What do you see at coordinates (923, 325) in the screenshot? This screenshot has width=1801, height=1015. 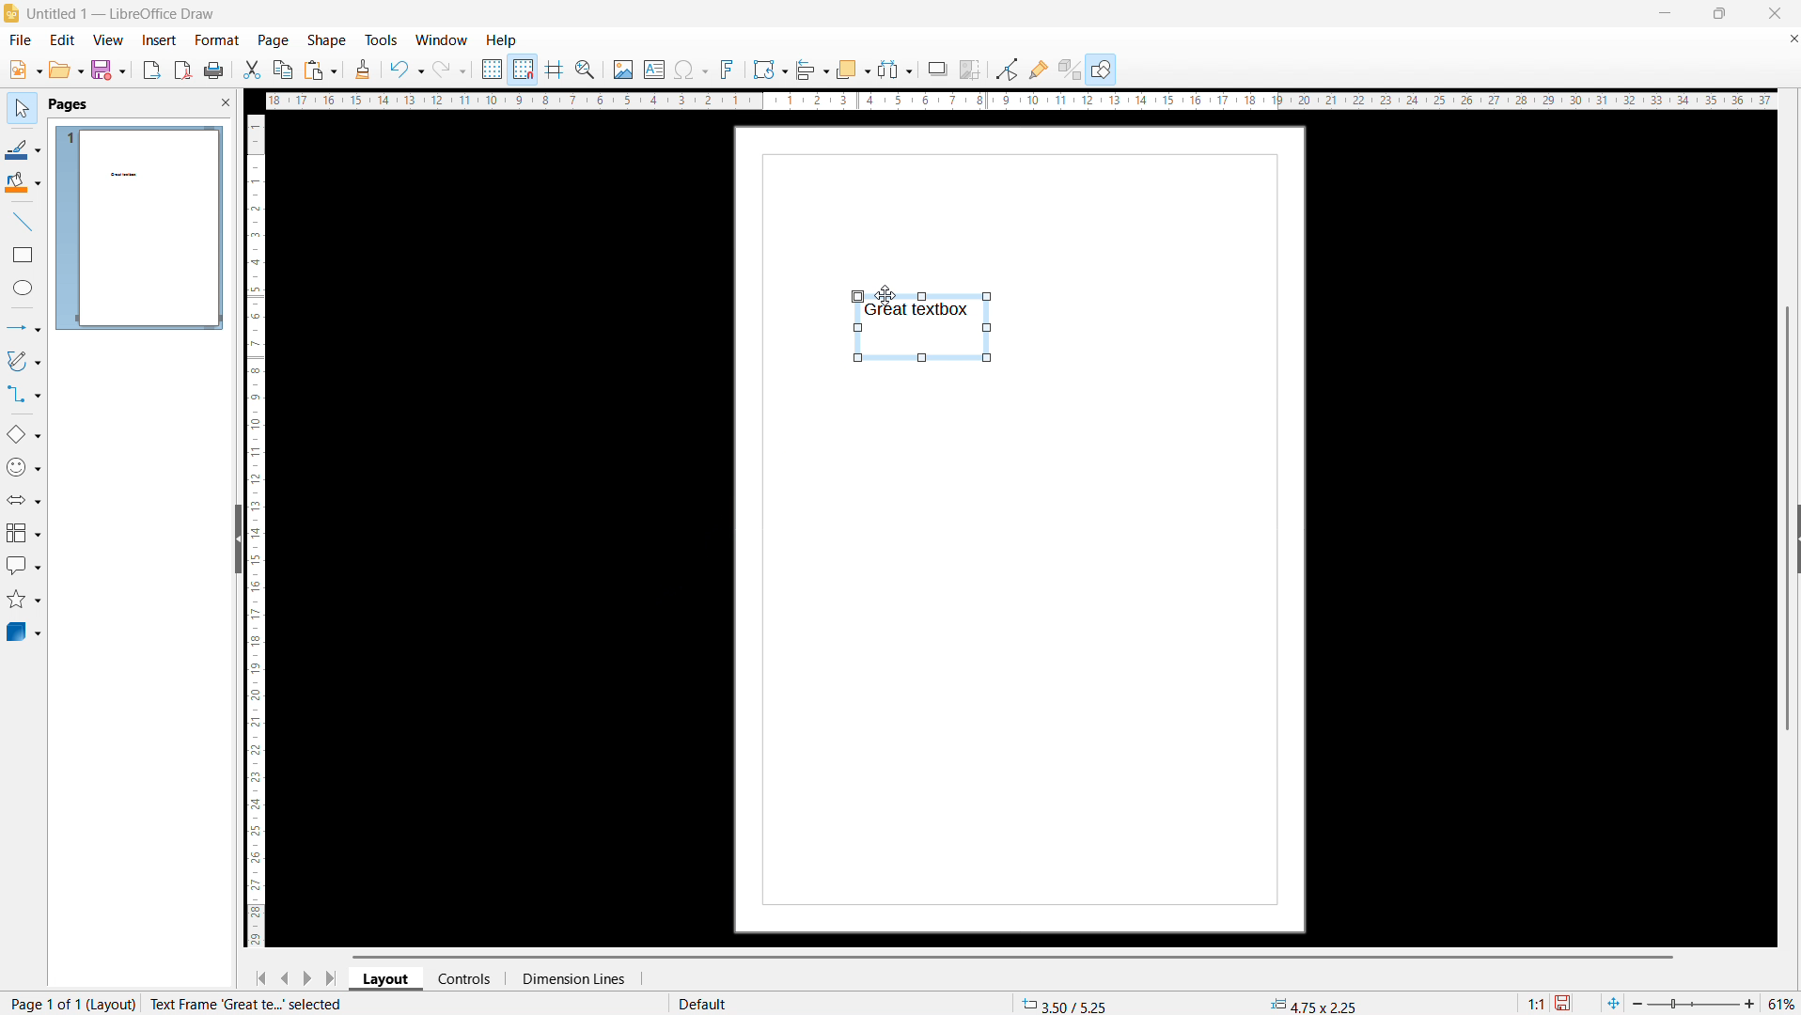 I see `textbox` at bounding box center [923, 325].